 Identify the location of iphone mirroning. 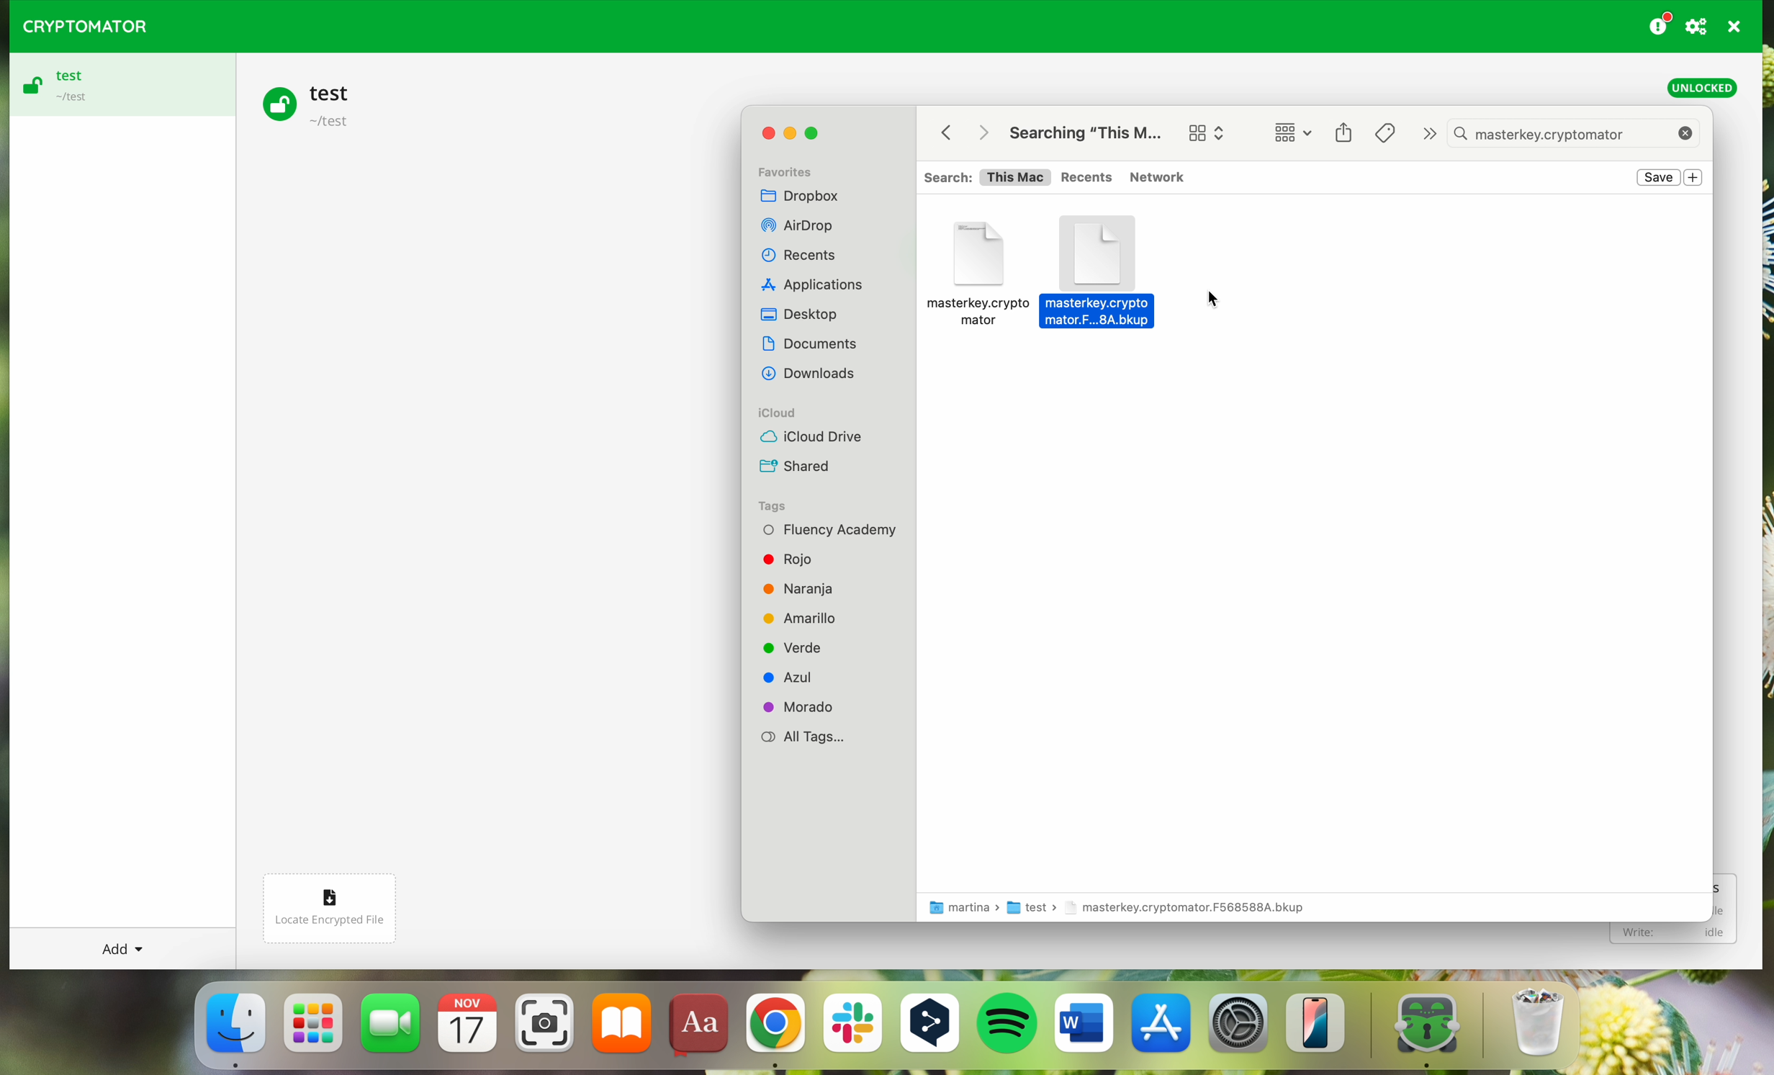
(1322, 1028).